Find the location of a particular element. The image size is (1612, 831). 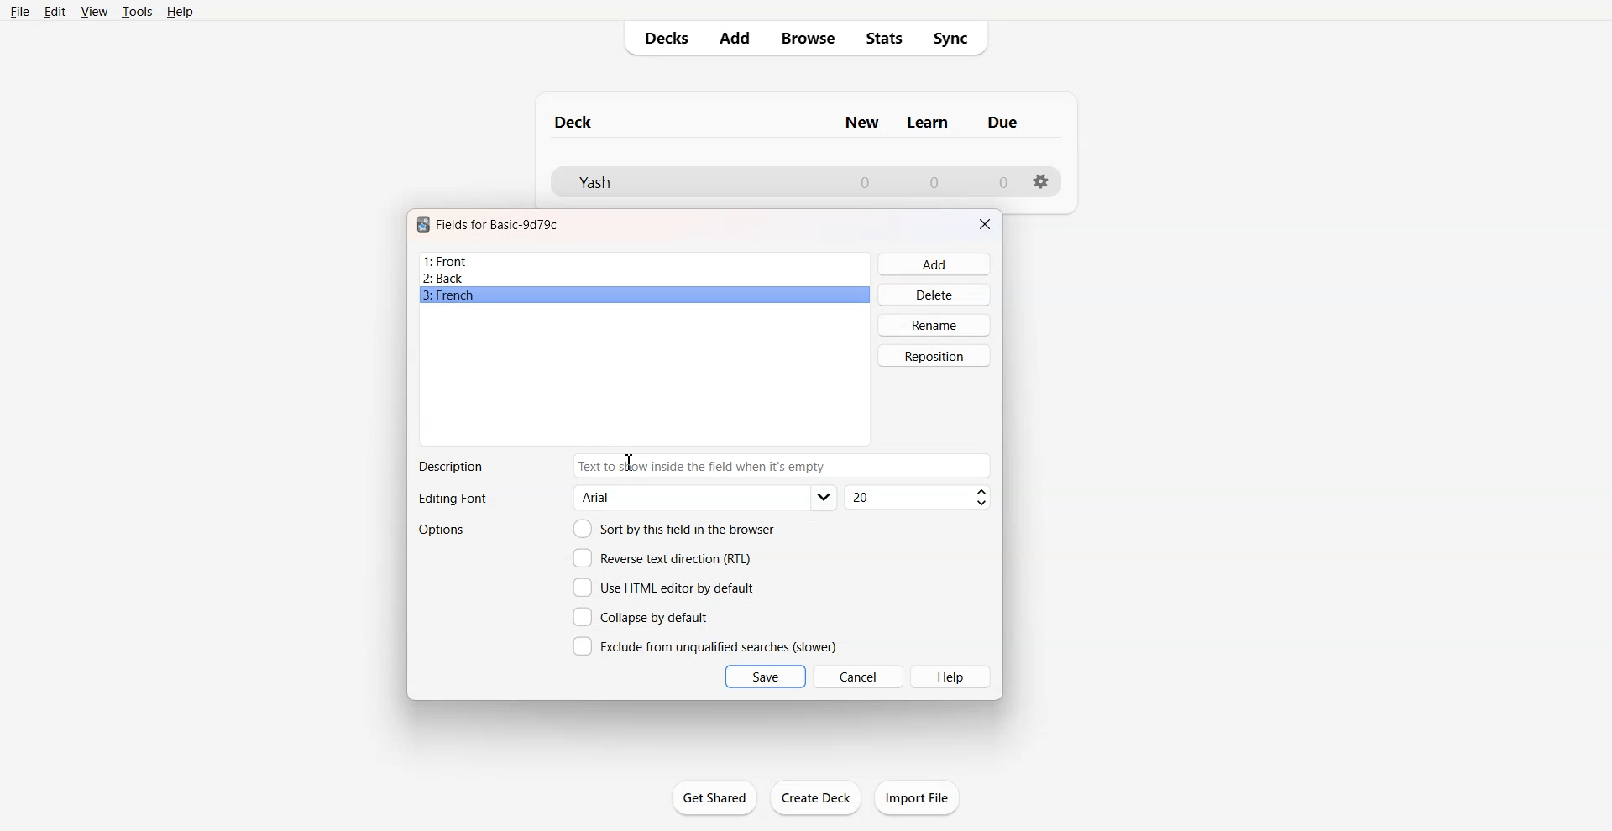

Cancel is located at coordinates (859, 676).